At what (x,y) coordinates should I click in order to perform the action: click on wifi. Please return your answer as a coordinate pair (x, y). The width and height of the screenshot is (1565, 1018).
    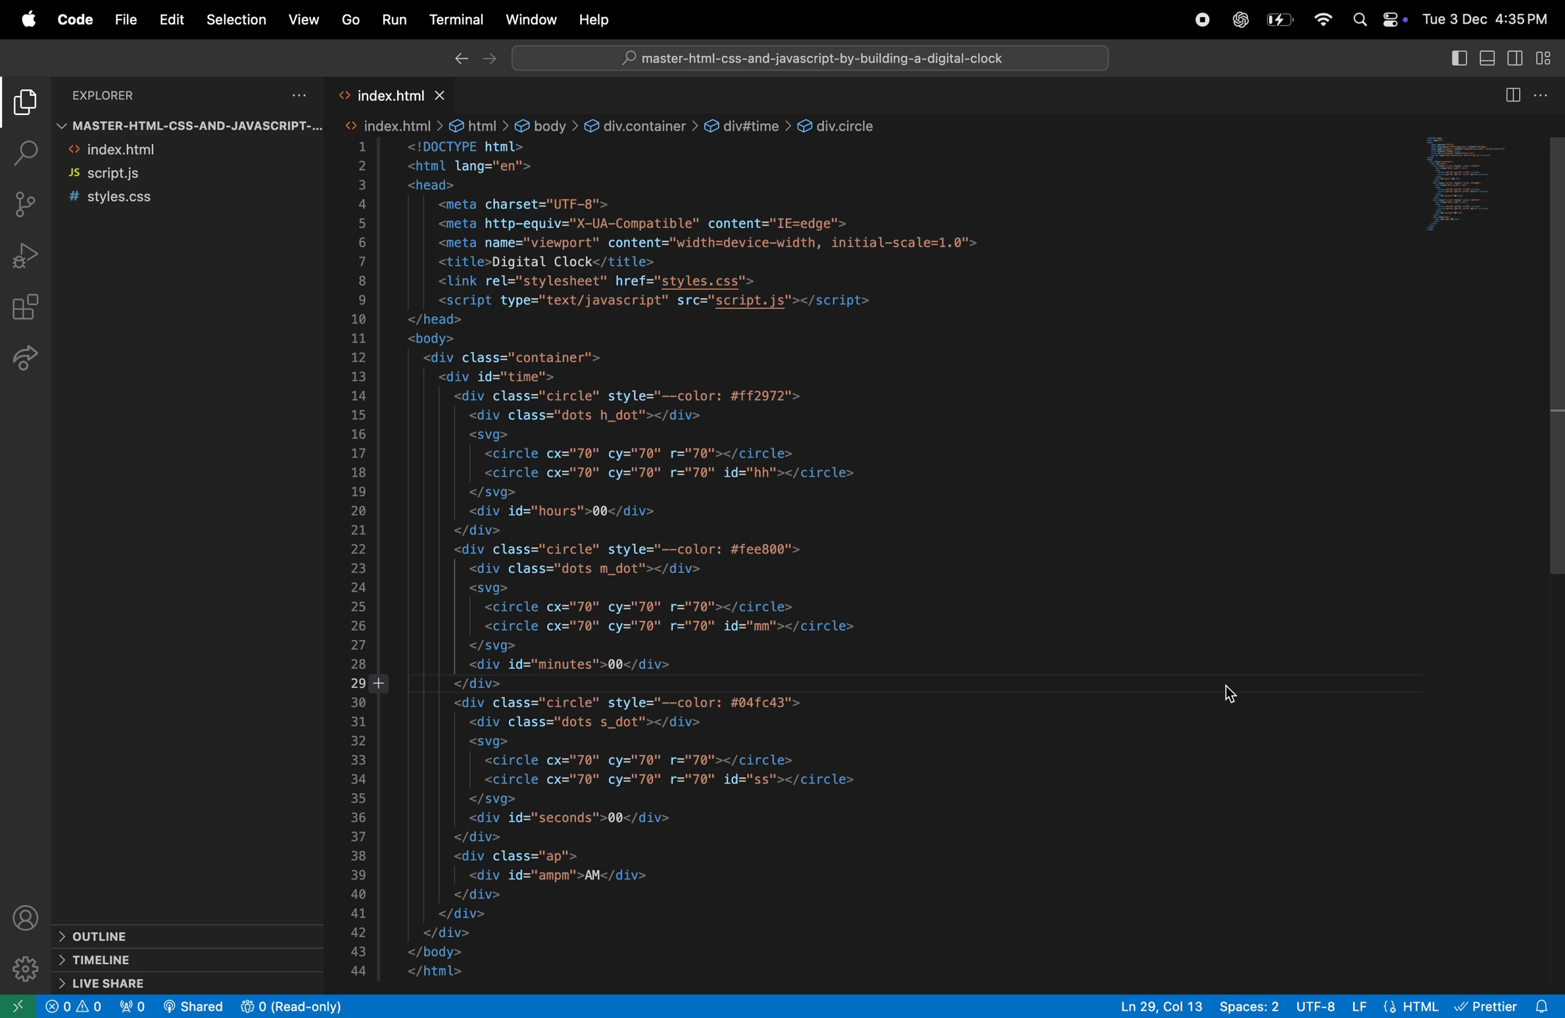
    Looking at the image, I should click on (1320, 20).